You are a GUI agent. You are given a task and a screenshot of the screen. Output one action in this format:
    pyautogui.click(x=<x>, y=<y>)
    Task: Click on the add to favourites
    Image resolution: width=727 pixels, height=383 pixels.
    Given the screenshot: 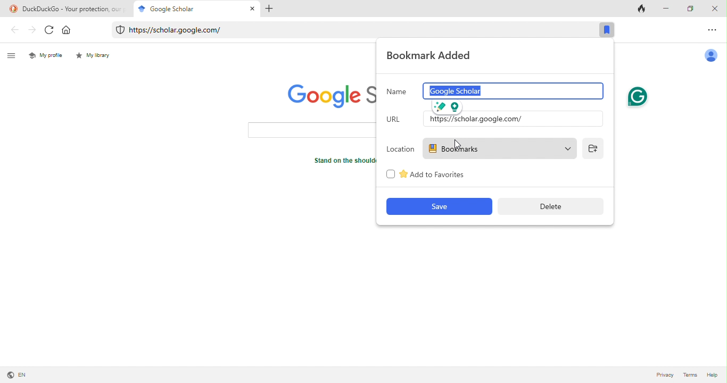 What is the action you would take?
    pyautogui.click(x=428, y=174)
    